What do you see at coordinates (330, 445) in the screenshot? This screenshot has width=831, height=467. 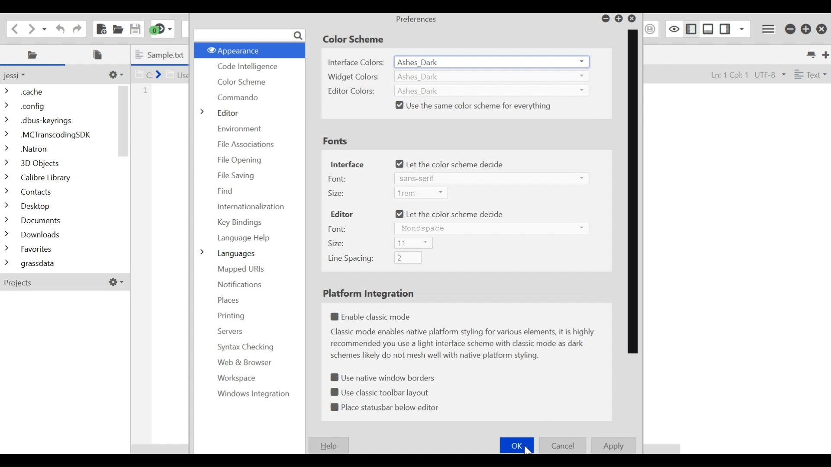 I see `Help` at bounding box center [330, 445].